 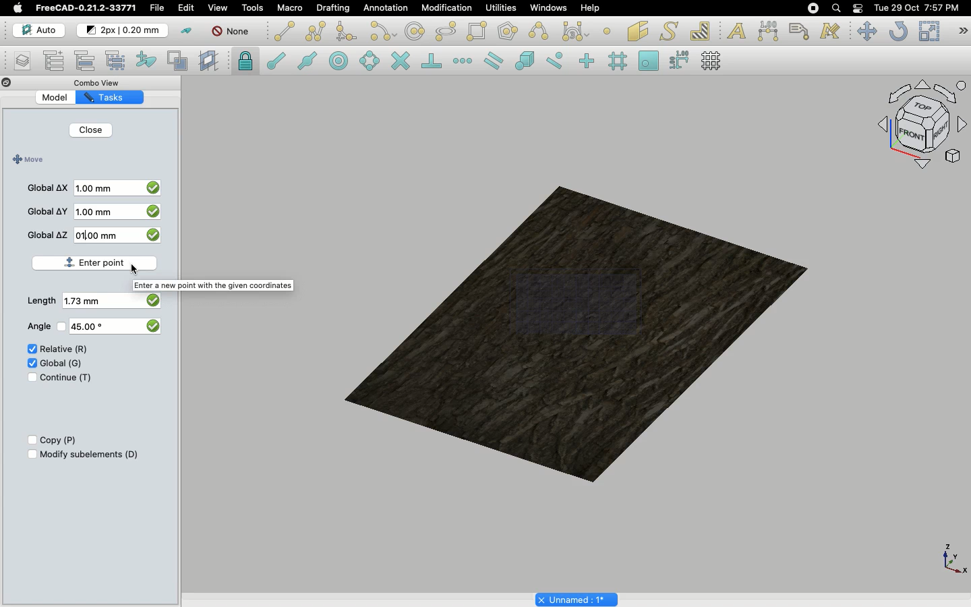 I want to click on Snap dimensions, so click(x=680, y=61).